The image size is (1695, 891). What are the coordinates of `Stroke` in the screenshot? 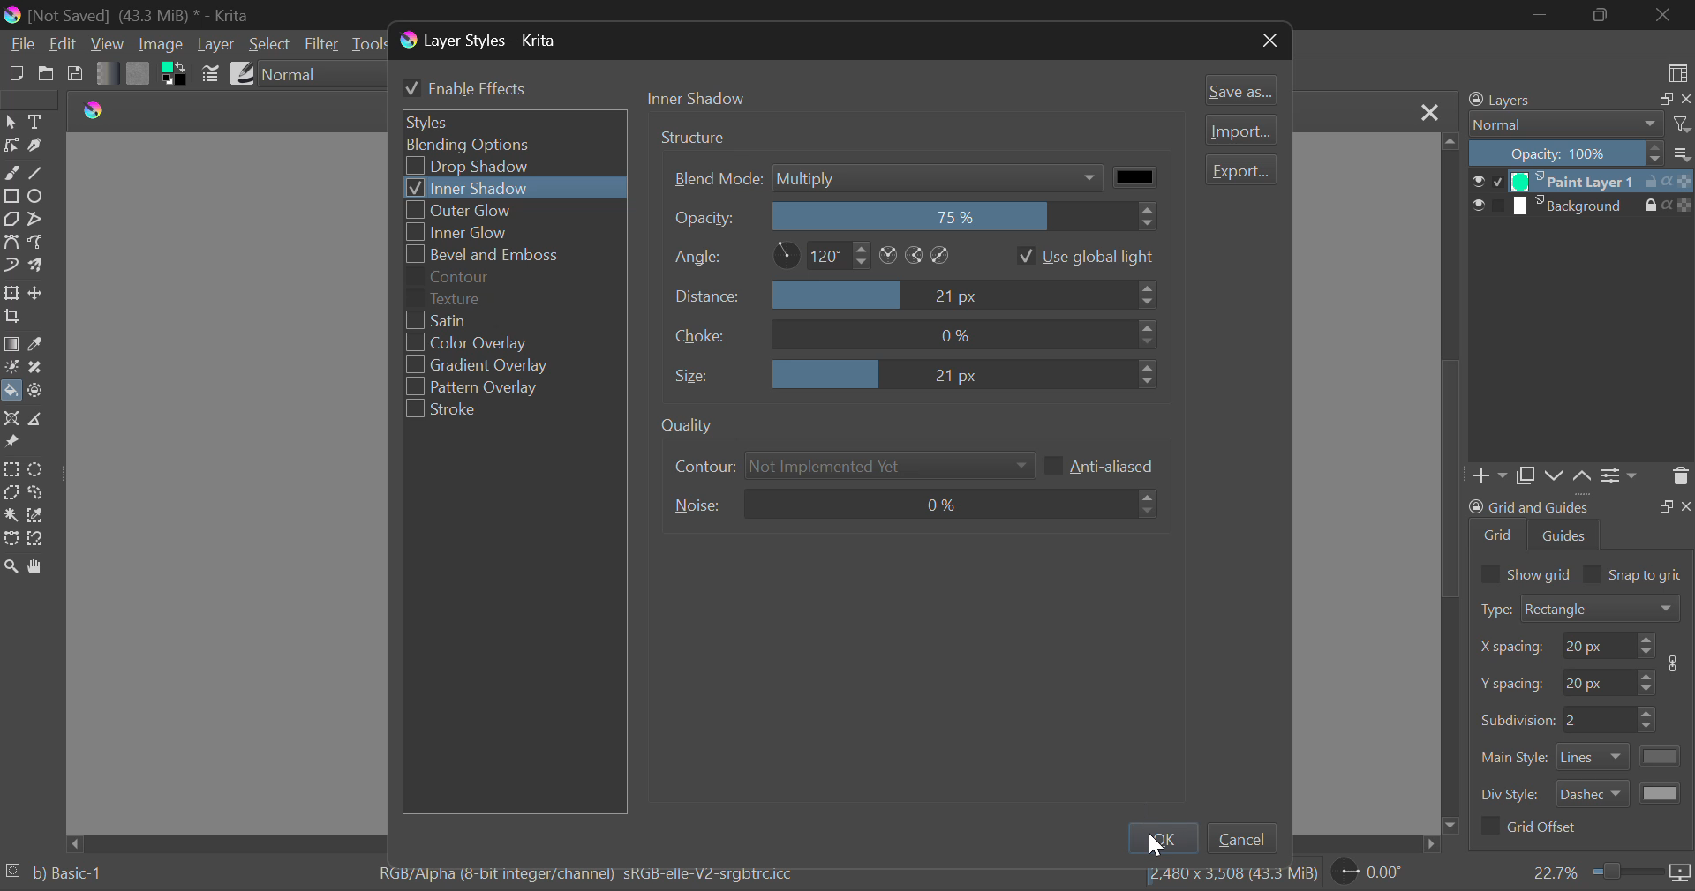 It's located at (496, 409).